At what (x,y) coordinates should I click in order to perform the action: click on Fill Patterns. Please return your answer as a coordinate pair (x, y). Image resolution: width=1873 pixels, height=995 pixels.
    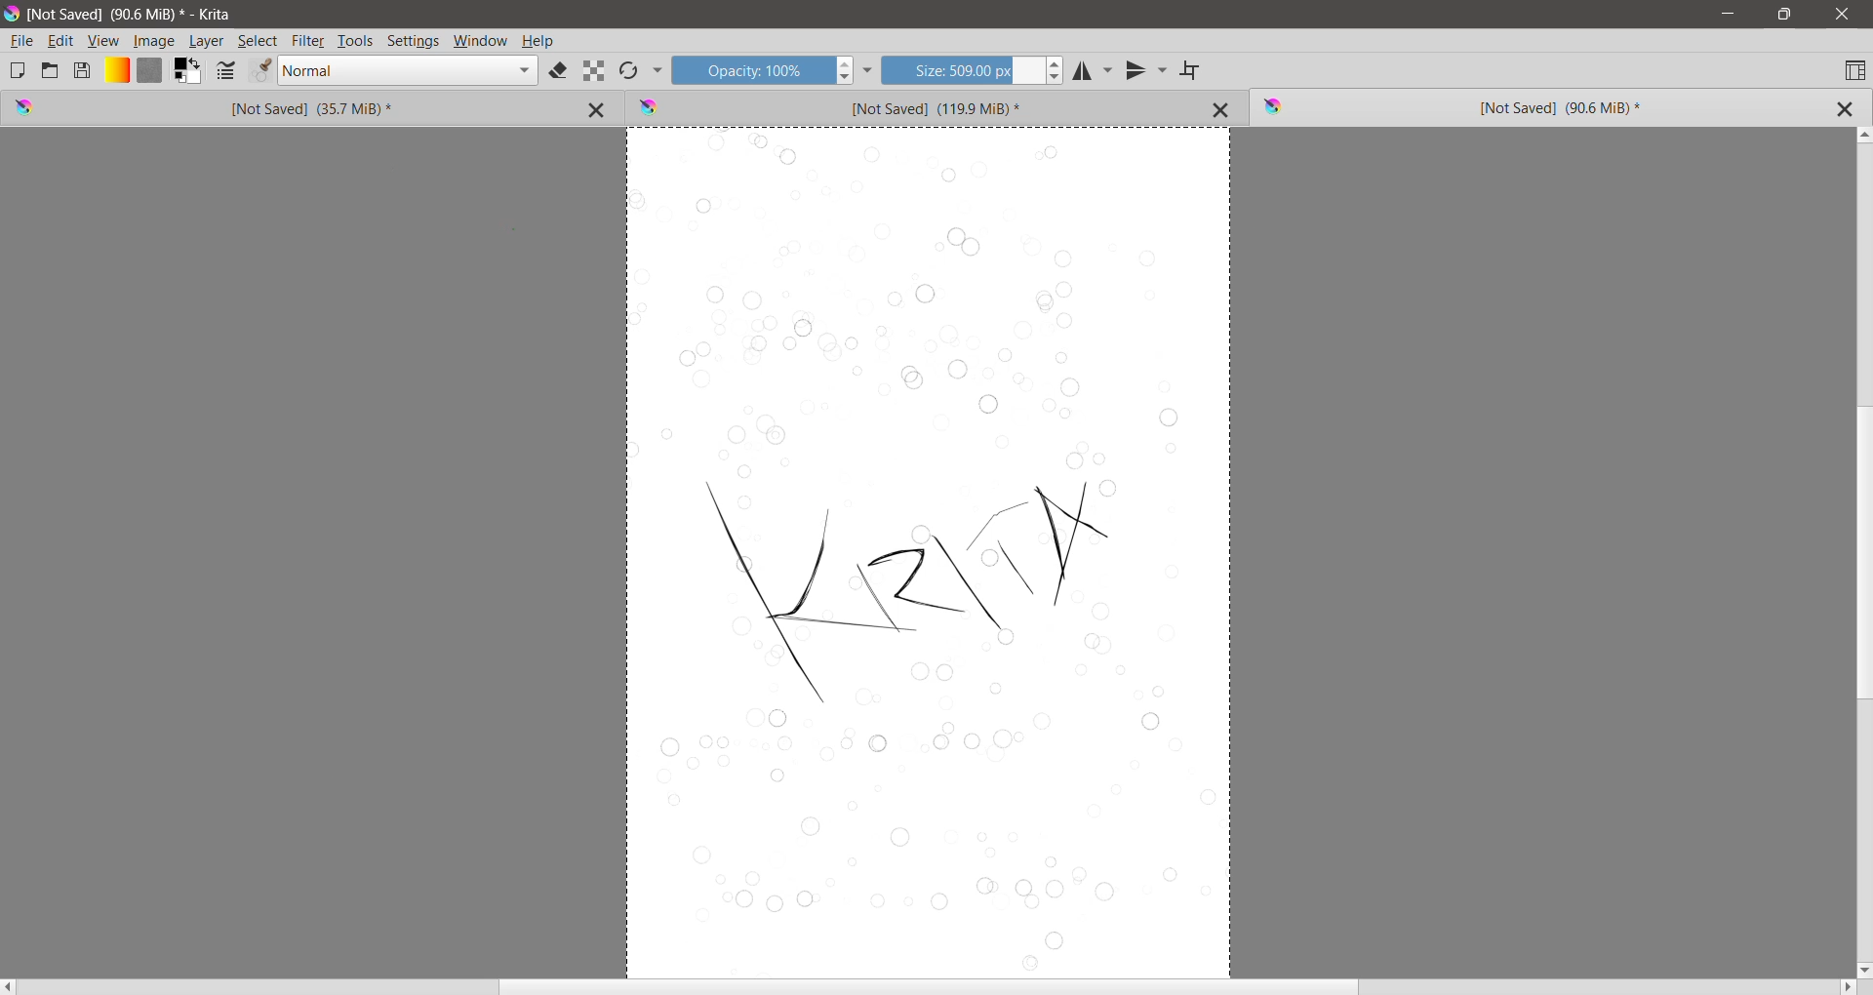
    Looking at the image, I should click on (149, 71).